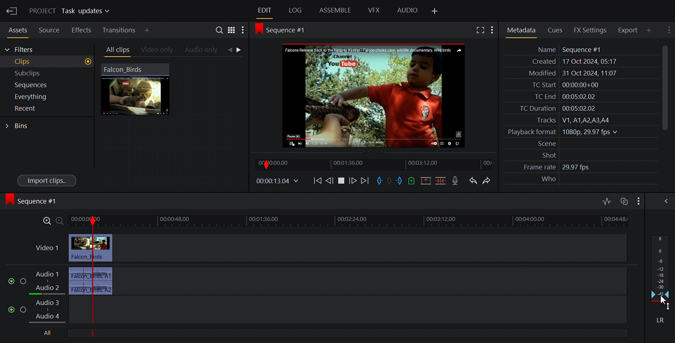 The height and width of the screenshot is (343, 675). I want to click on Play, so click(341, 181).